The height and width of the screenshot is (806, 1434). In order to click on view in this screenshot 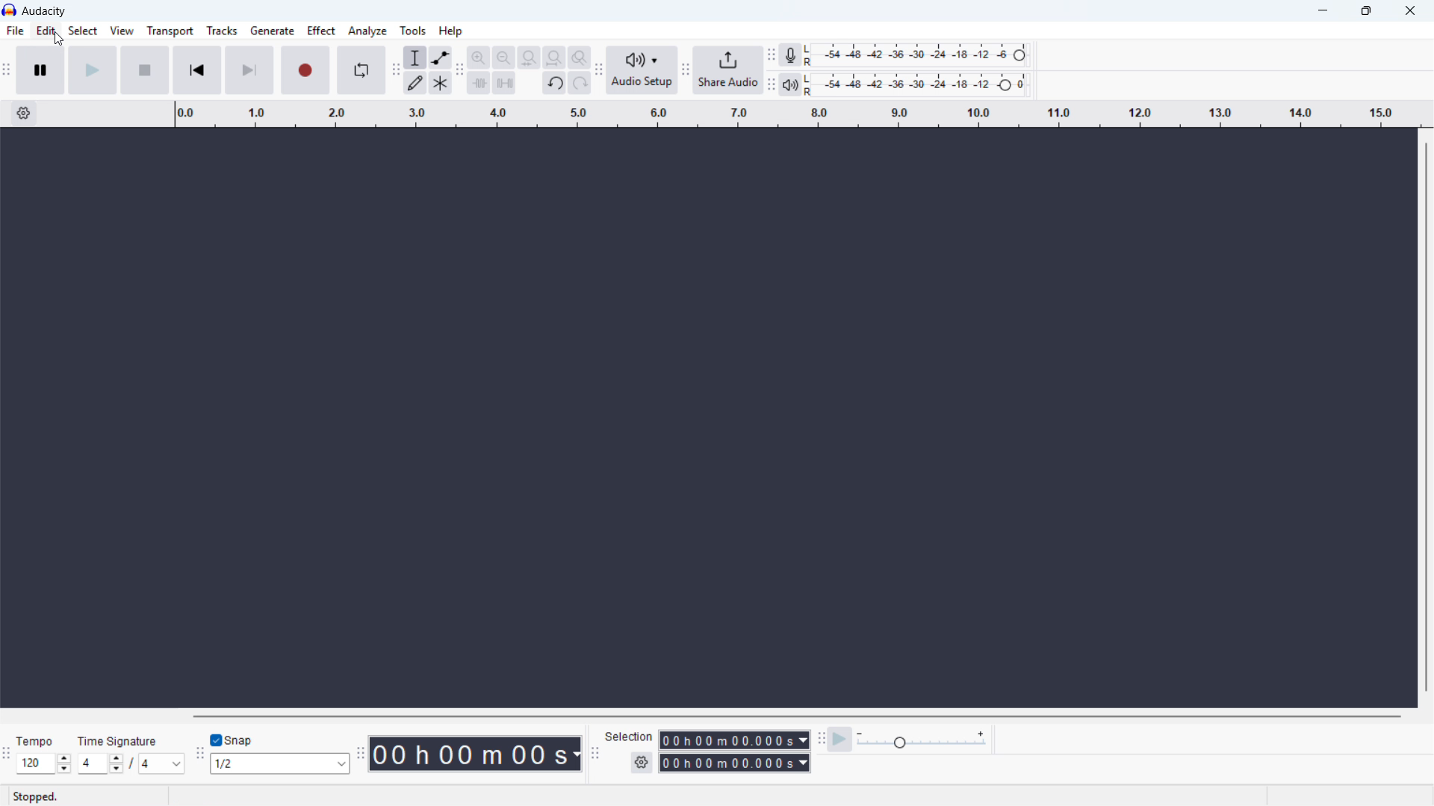, I will do `click(122, 31)`.